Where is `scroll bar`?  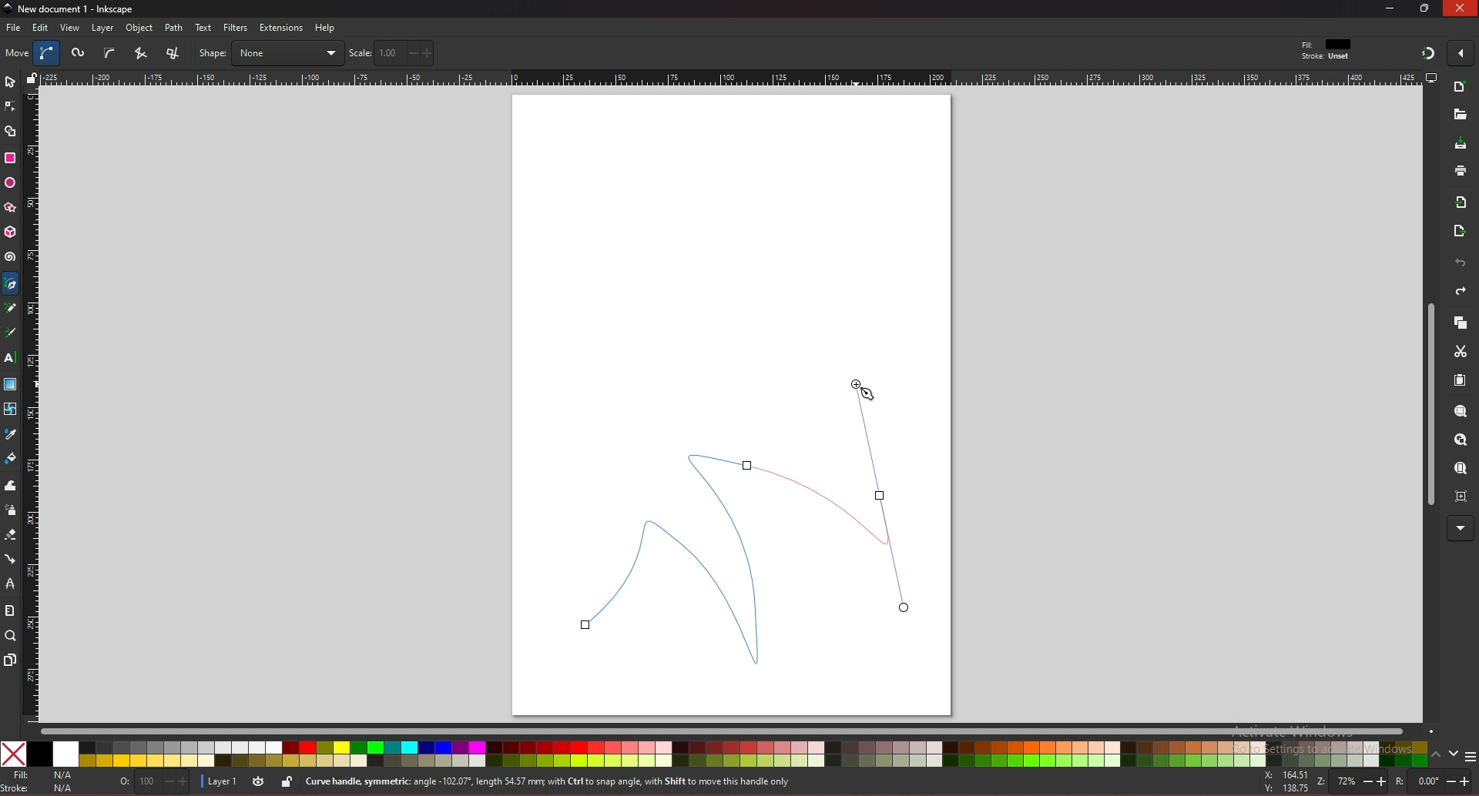 scroll bar is located at coordinates (736, 730).